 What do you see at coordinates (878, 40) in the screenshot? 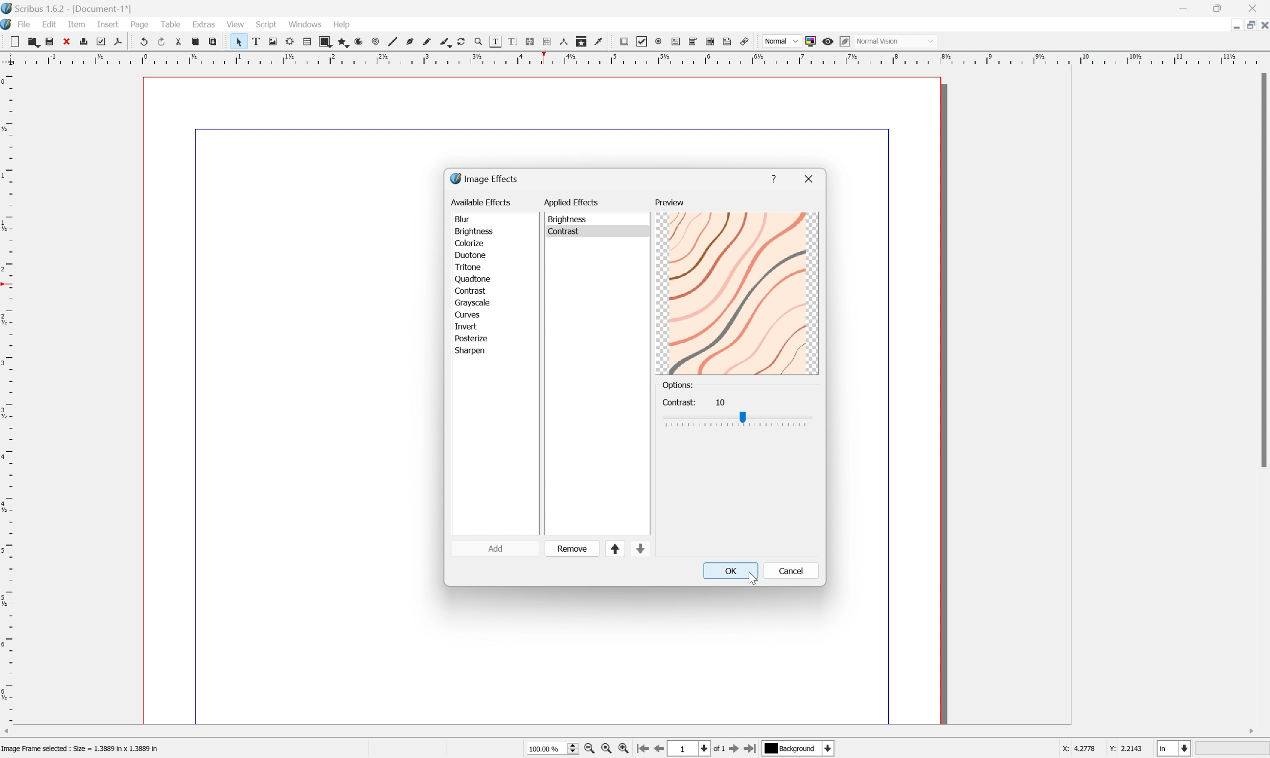
I see `normal vision` at bounding box center [878, 40].